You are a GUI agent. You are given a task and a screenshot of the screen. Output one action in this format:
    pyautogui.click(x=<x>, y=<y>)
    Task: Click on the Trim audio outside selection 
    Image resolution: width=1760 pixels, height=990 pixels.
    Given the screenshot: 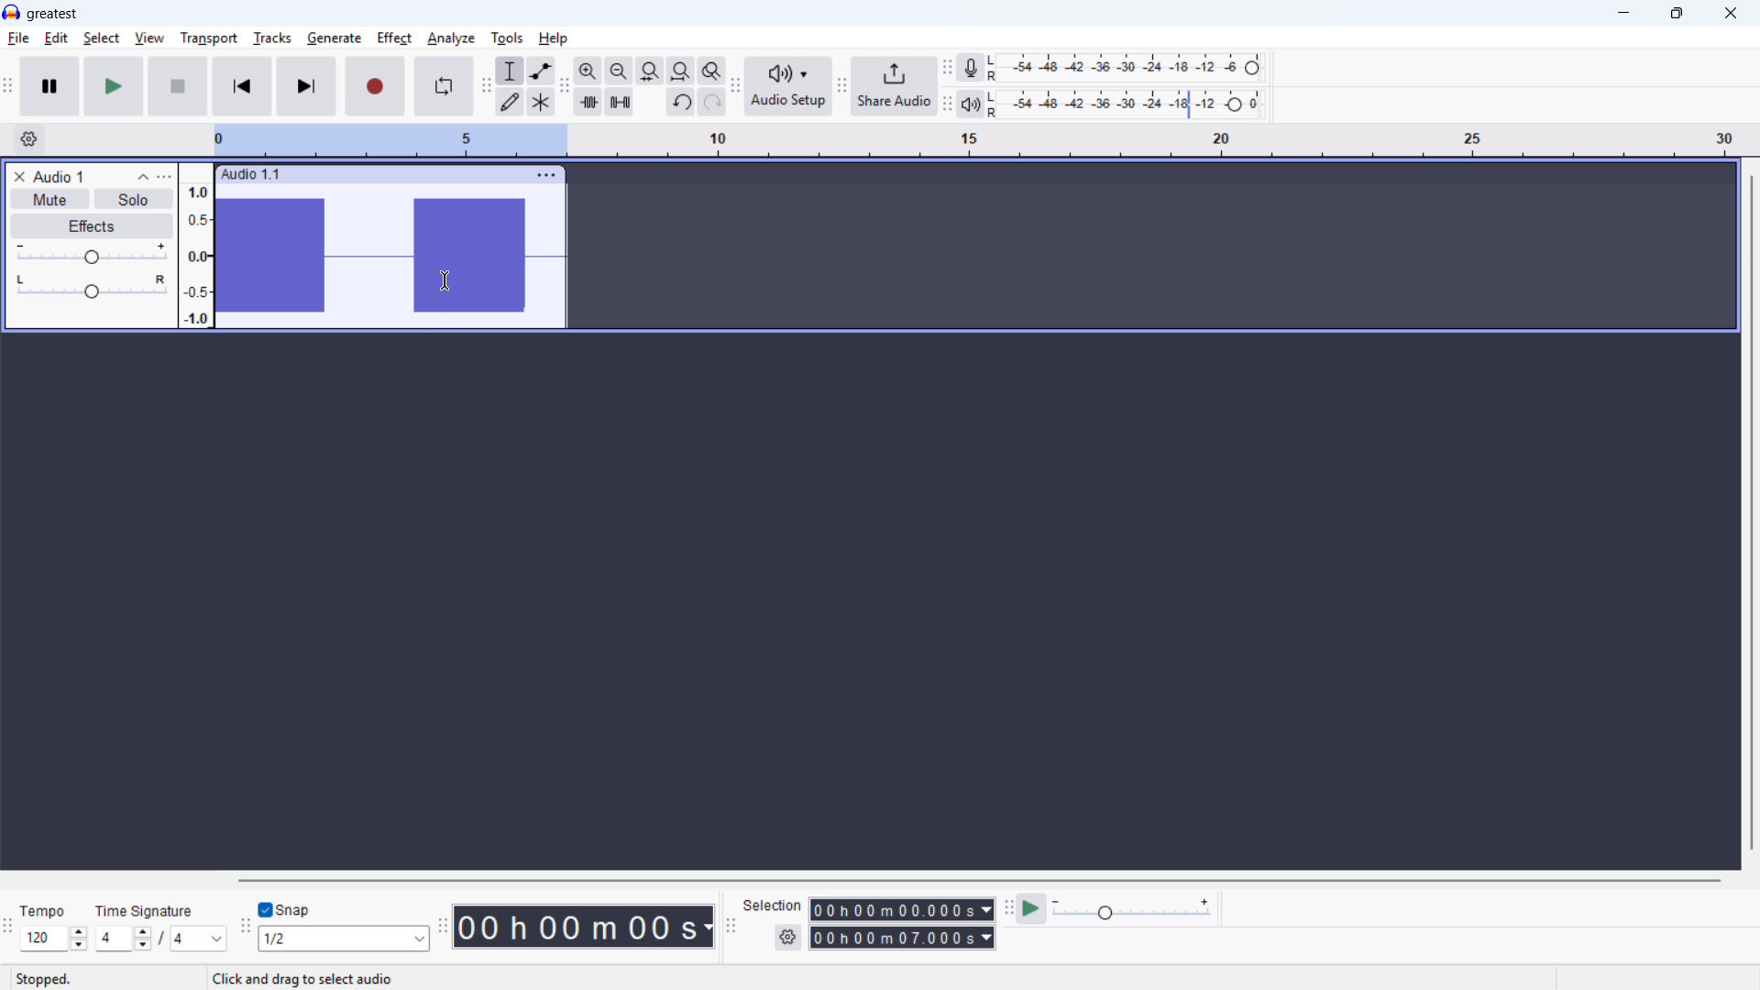 What is the action you would take?
    pyautogui.click(x=588, y=103)
    